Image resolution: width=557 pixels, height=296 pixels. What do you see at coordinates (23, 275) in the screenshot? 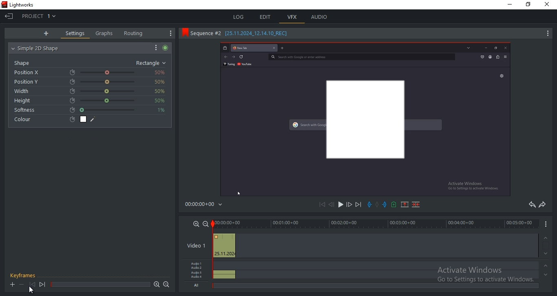
I see `keyframes` at bounding box center [23, 275].